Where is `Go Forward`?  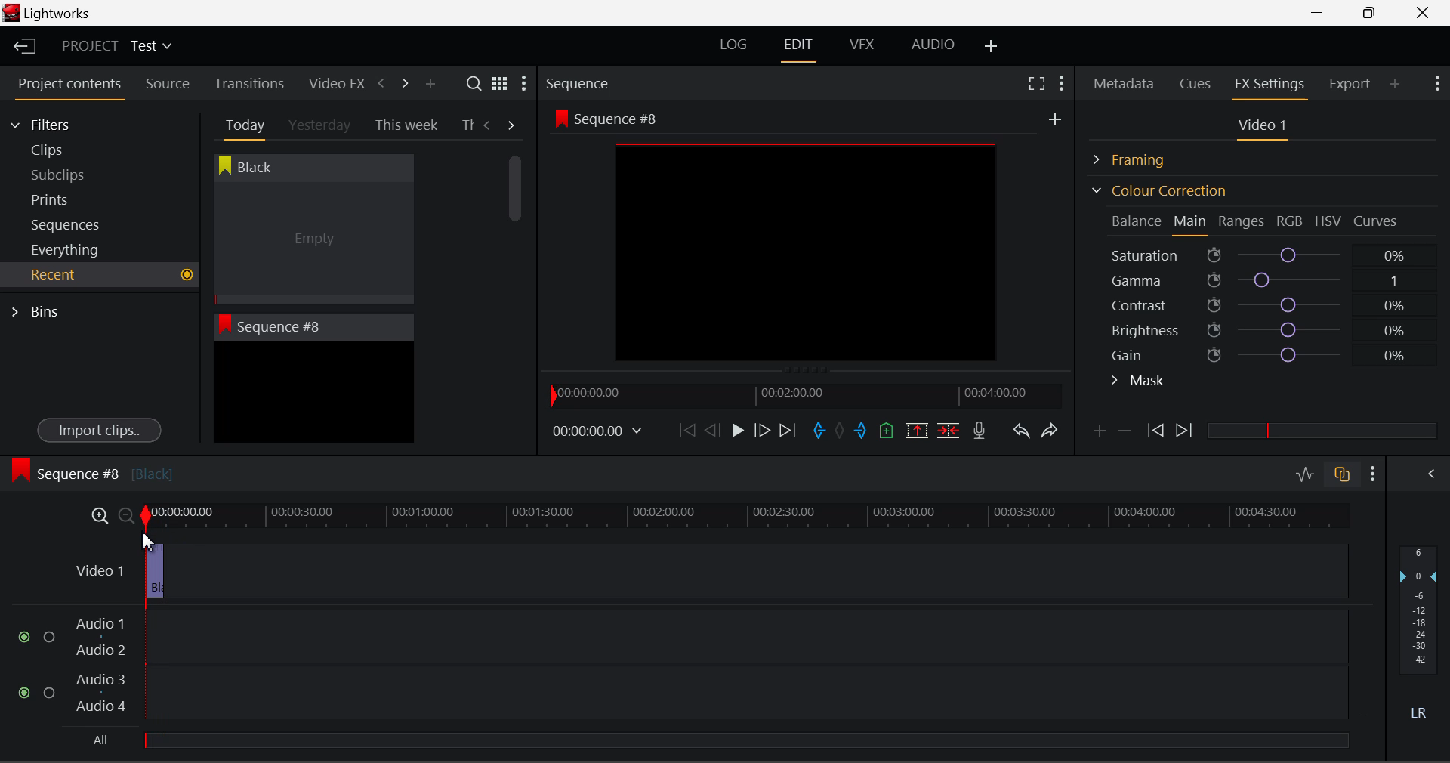 Go Forward is located at coordinates (762, 430).